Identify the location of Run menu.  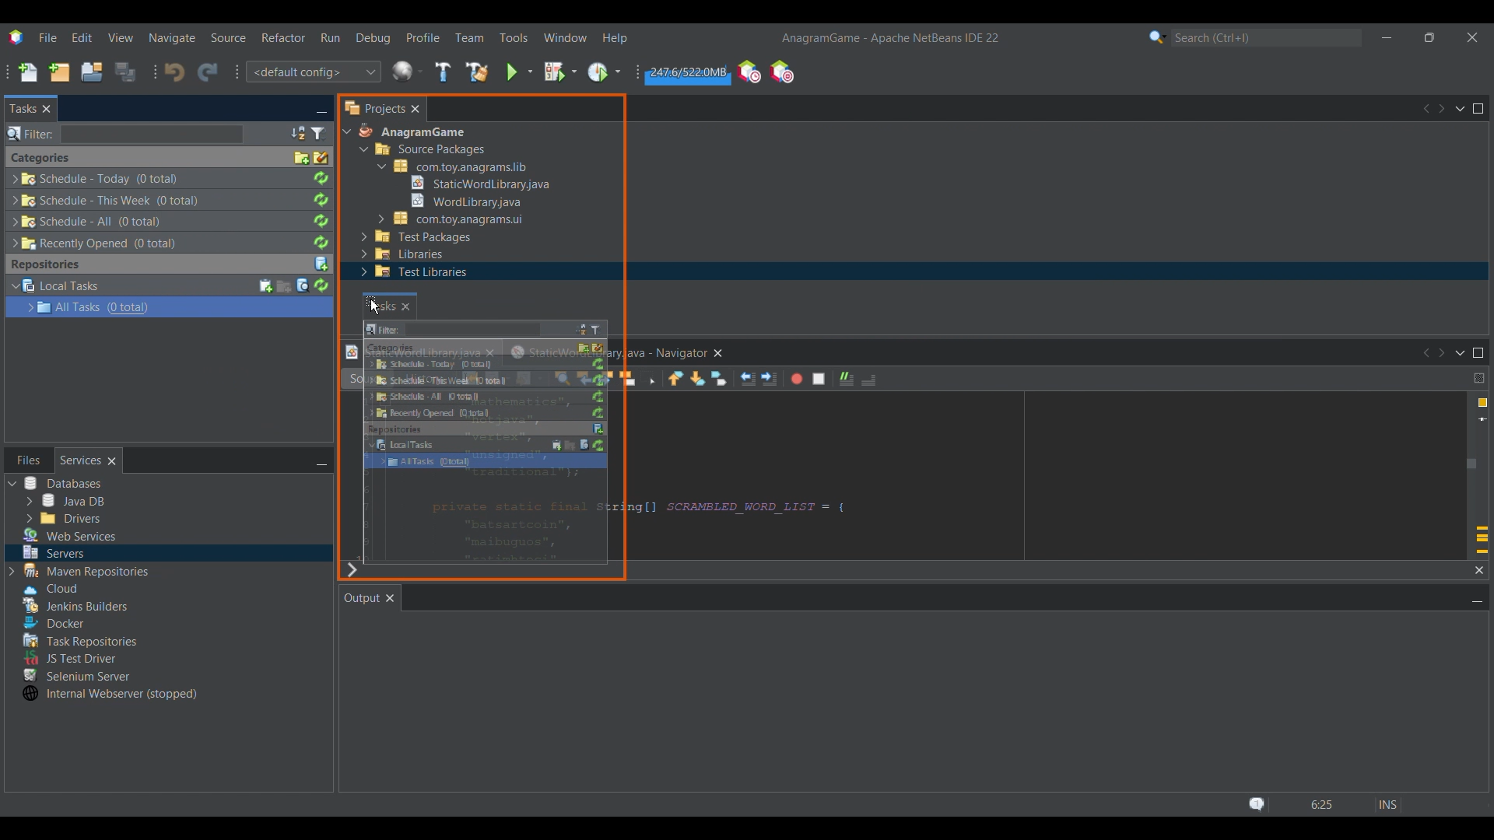
(330, 37).